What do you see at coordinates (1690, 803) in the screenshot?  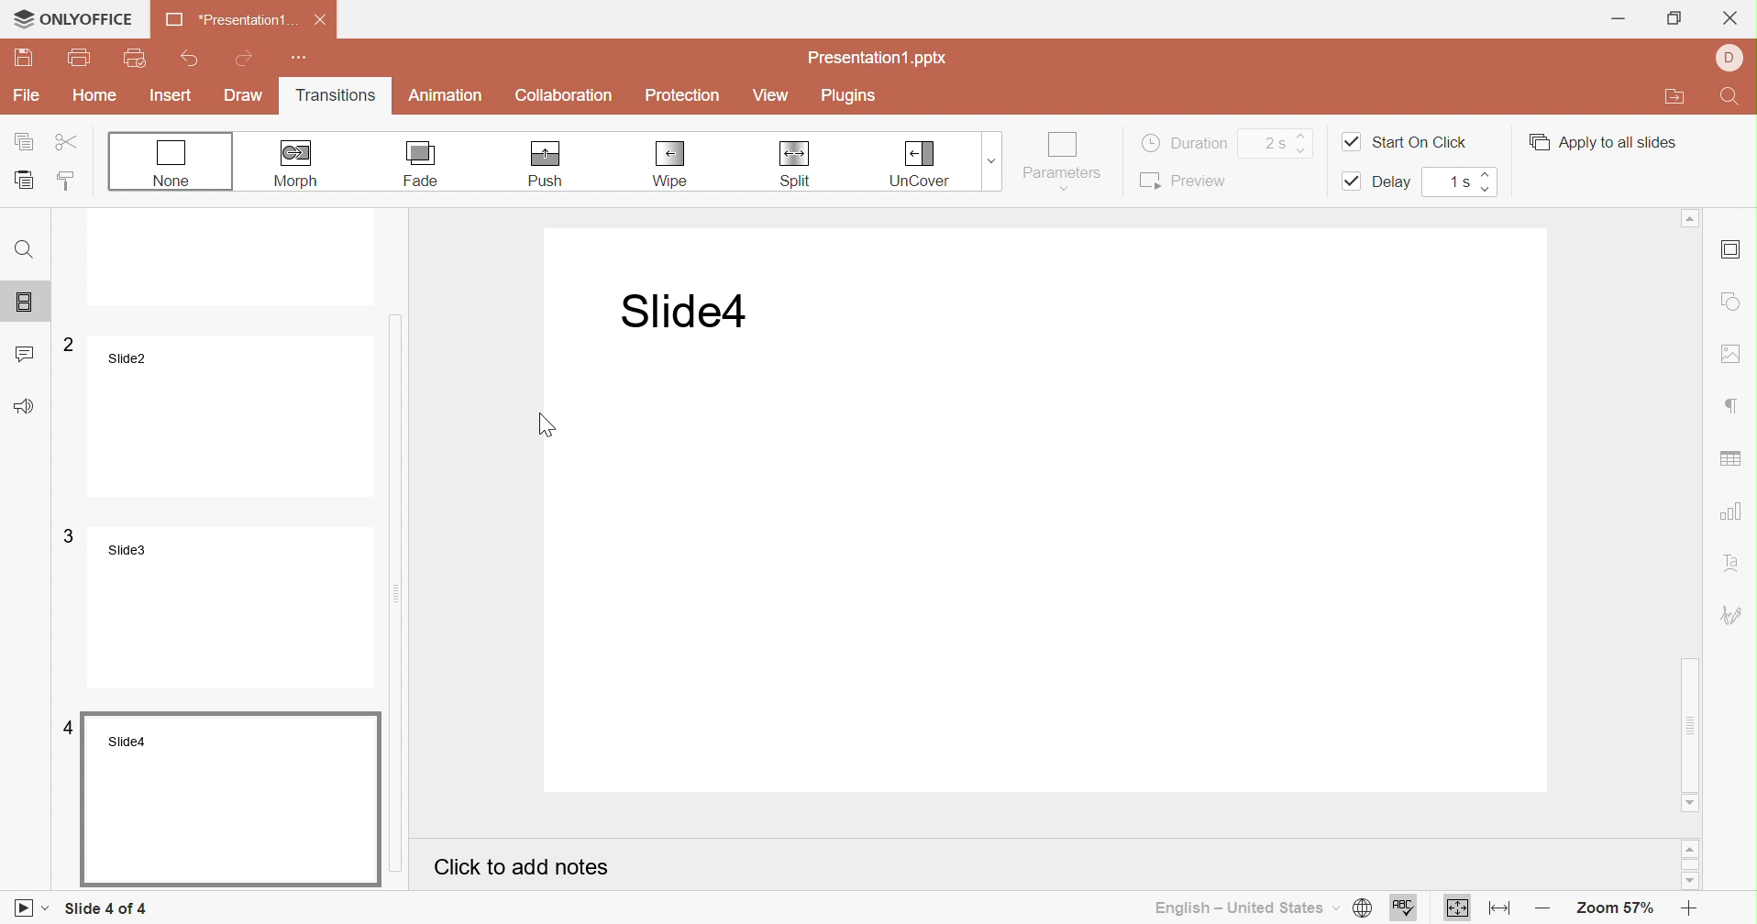 I see `Scroll down` at bounding box center [1690, 803].